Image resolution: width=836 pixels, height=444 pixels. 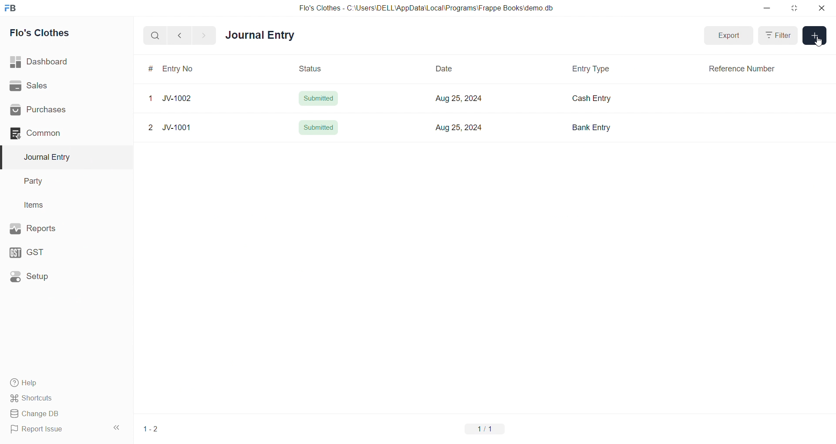 What do you see at coordinates (118, 429) in the screenshot?
I see `Collapse sidebar` at bounding box center [118, 429].